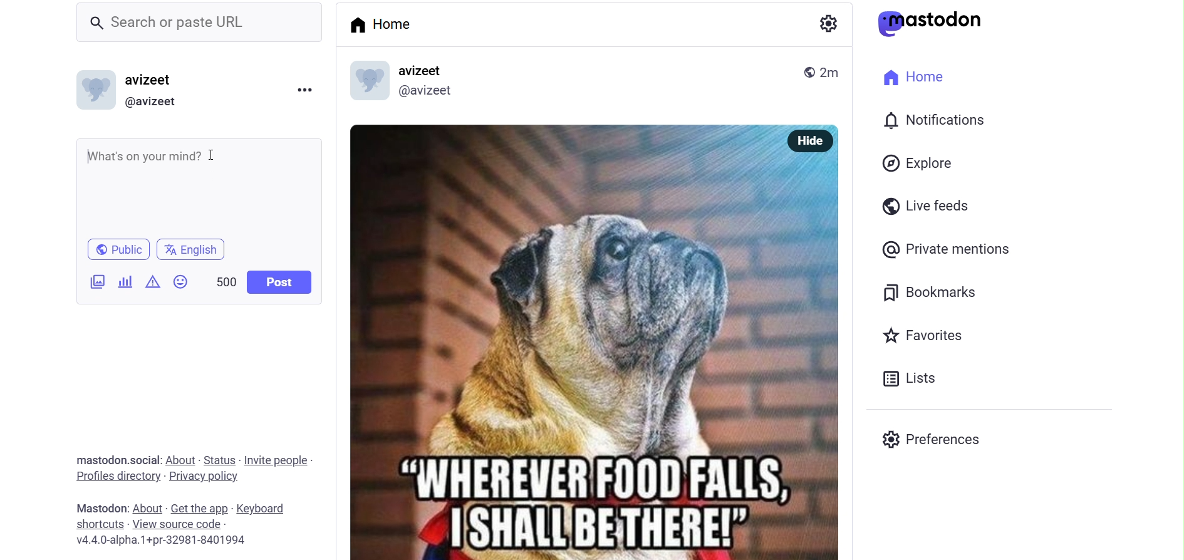 The image size is (1184, 560). I want to click on public, so click(797, 69).